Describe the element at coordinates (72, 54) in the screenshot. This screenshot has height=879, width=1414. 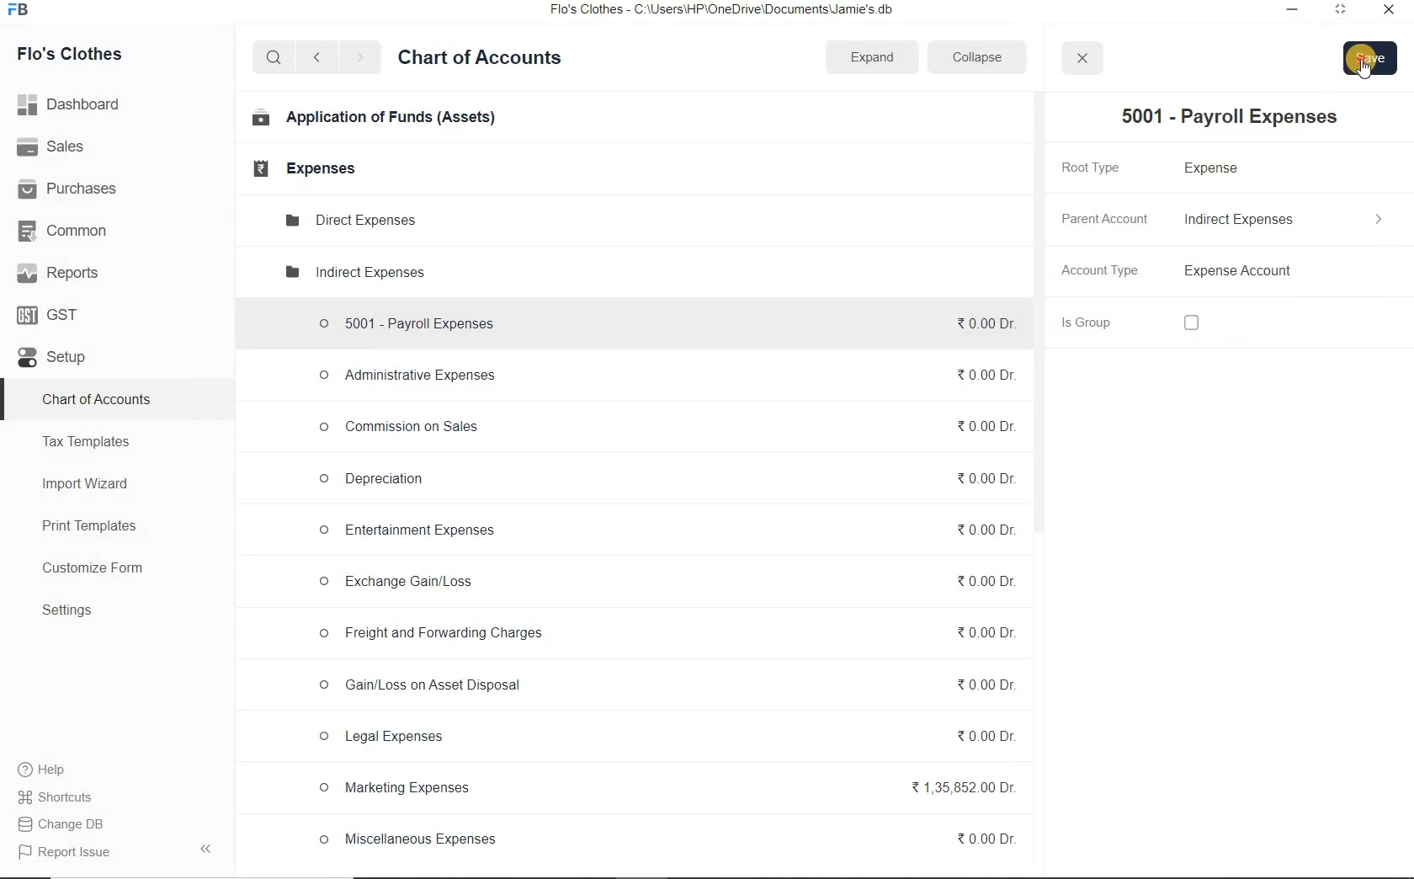
I see `Flo's Clothes` at that location.